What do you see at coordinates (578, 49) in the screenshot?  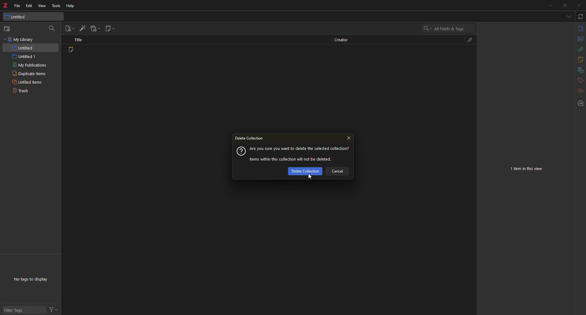 I see `attach` at bounding box center [578, 49].